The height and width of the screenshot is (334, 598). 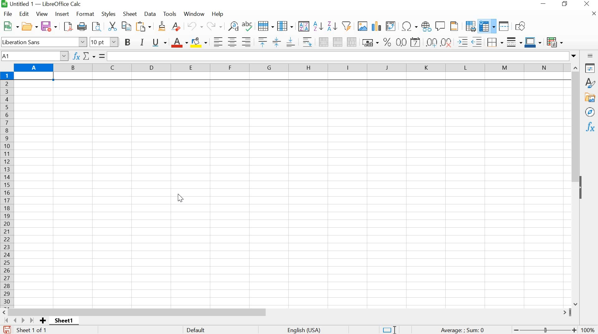 What do you see at coordinates (49, 26) in the screenshot?
I see `SAVE` at bounding box center [49, 26].